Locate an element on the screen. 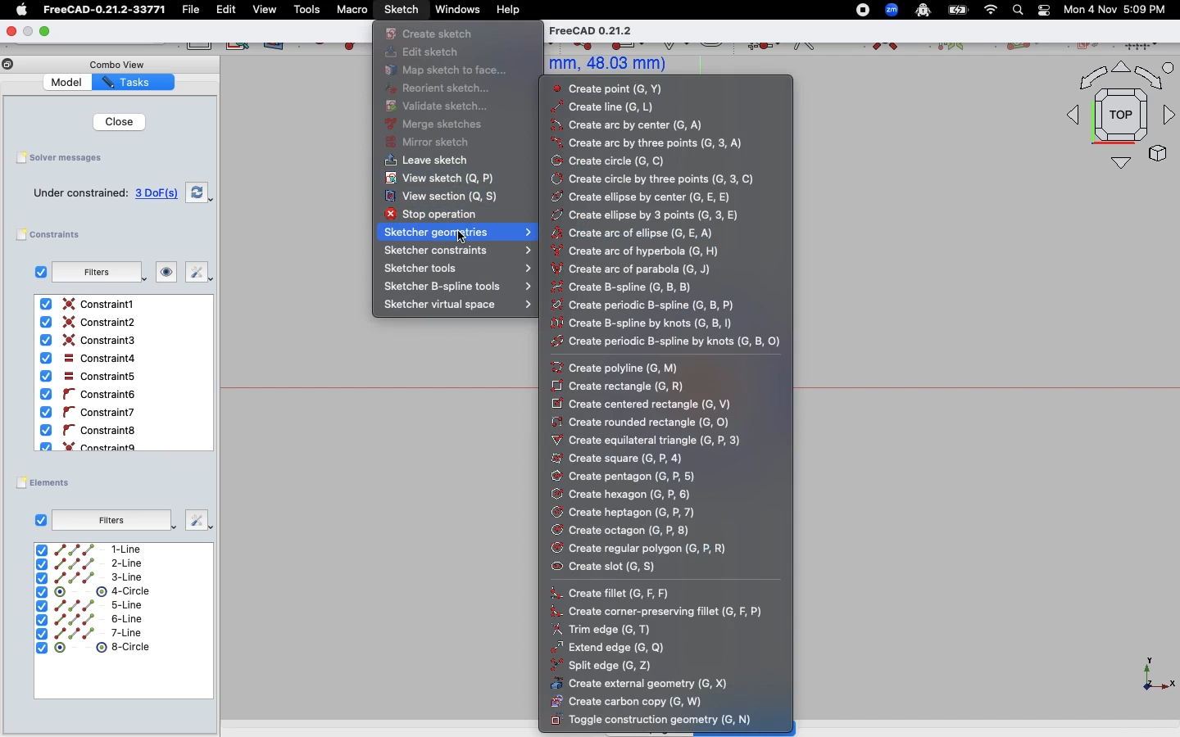 This screenshot has width=1180, height=737. Create periodic B-spline (G, B, P) is located at coordinates (653, 304).